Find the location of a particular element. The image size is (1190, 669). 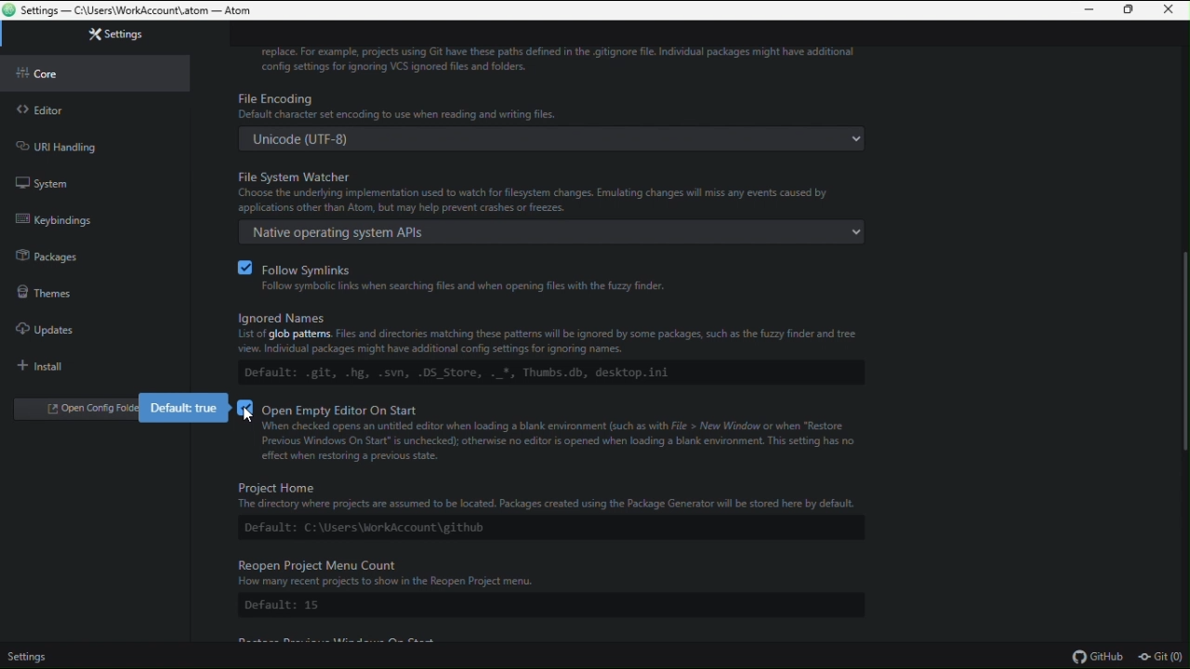

checkbox is located at coordinates (242, 268).